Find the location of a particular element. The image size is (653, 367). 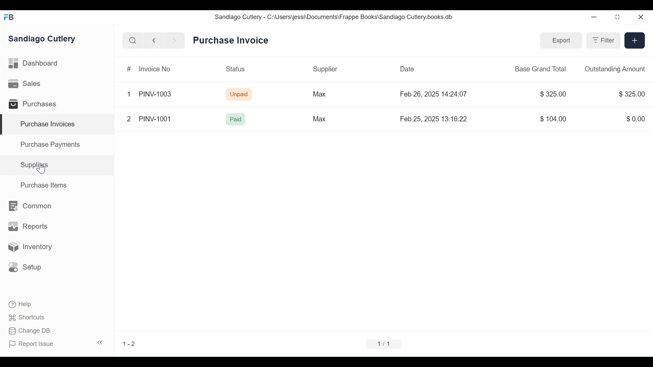

PINV-1001 is located at coordinates (160, 117).